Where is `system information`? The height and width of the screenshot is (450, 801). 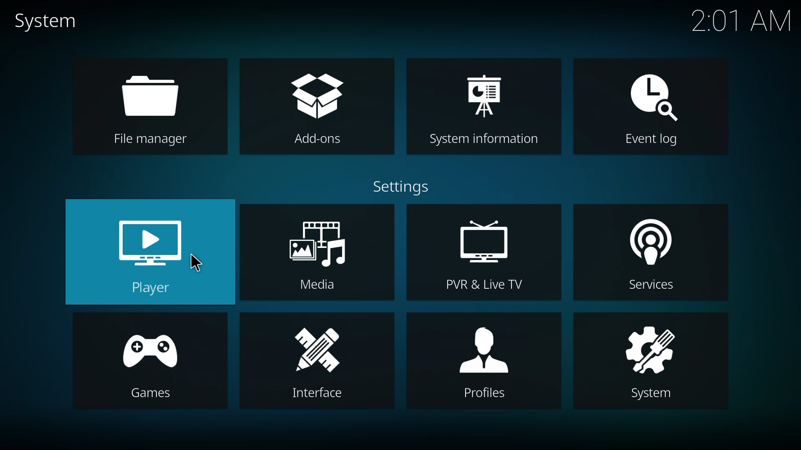
system information is located at coordinates (487, 105).